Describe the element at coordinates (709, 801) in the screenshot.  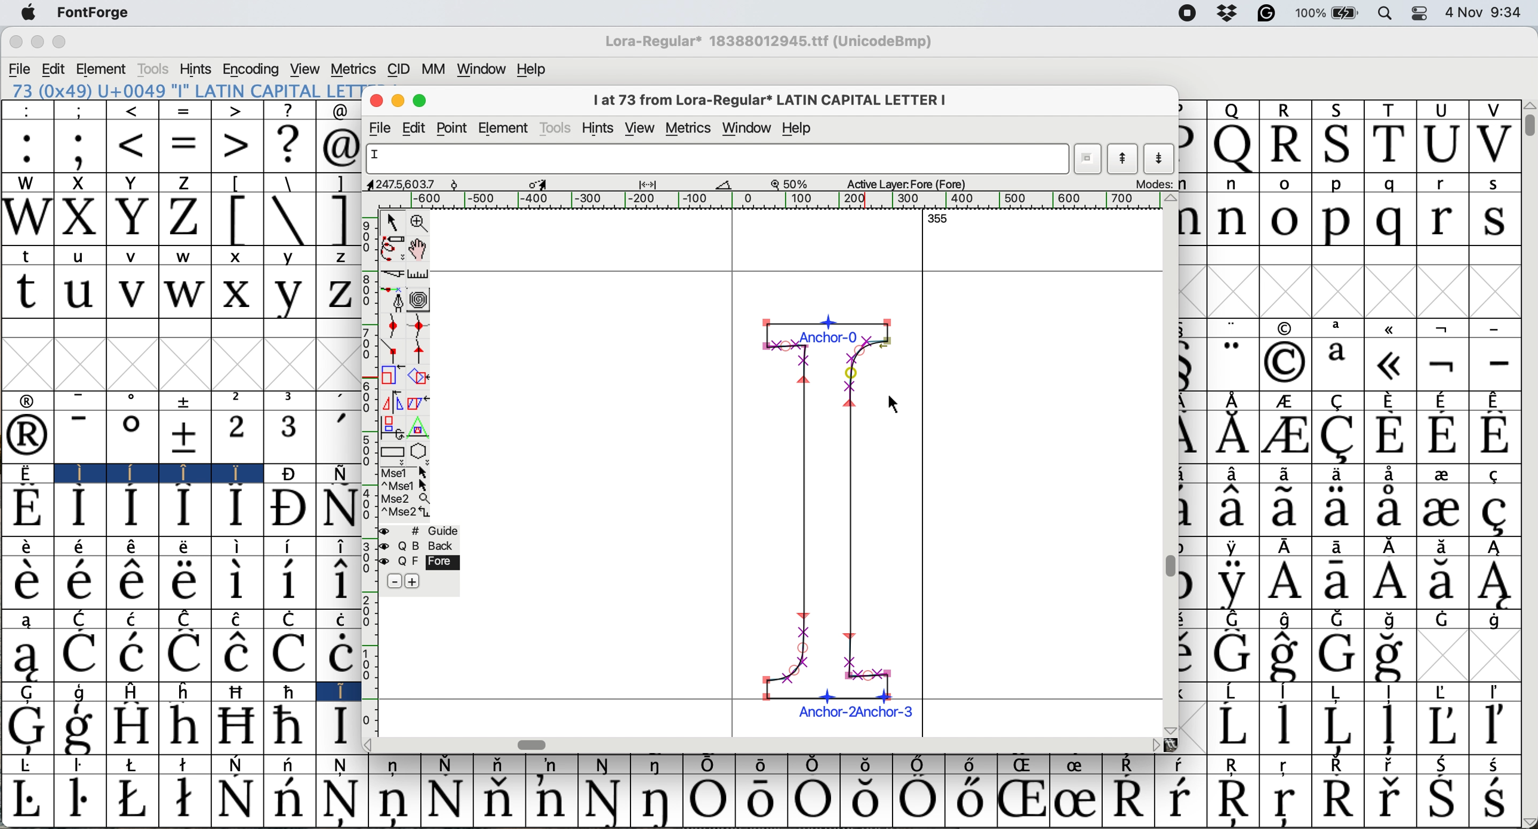
I see `Symbol` at that location.